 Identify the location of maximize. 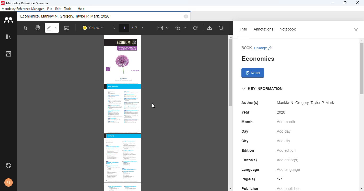
(345, 3).